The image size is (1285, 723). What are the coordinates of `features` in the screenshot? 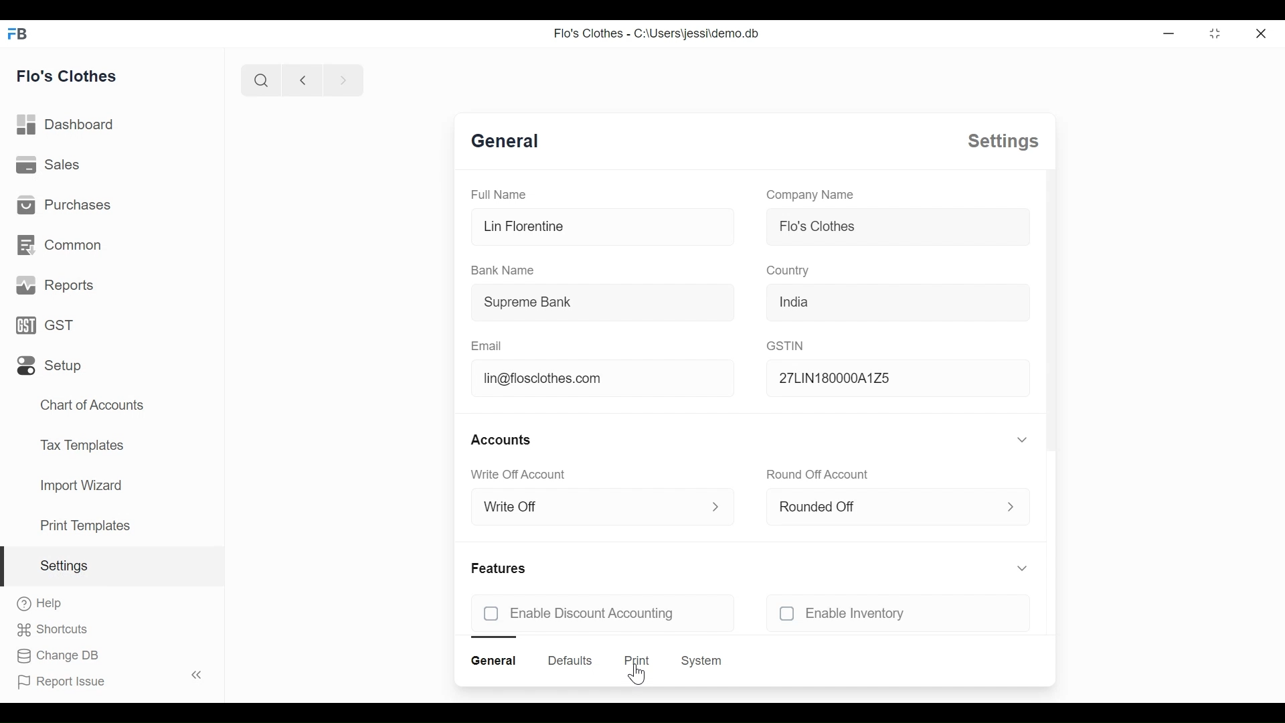 It's located at (498, 568).